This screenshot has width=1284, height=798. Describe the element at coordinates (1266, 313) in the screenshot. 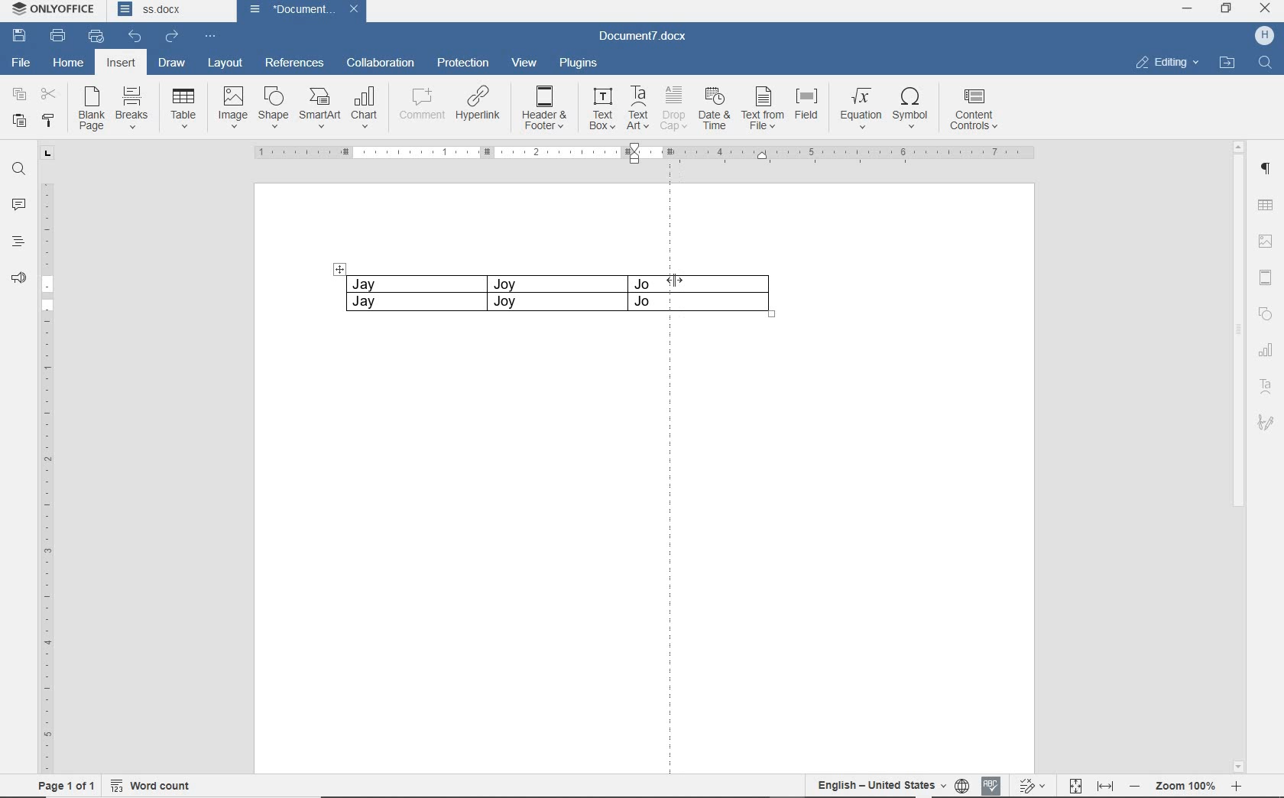

I see `SHAPE` at that location.